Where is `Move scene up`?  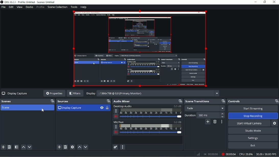 Move scene up is located at coordinates (24, 147).